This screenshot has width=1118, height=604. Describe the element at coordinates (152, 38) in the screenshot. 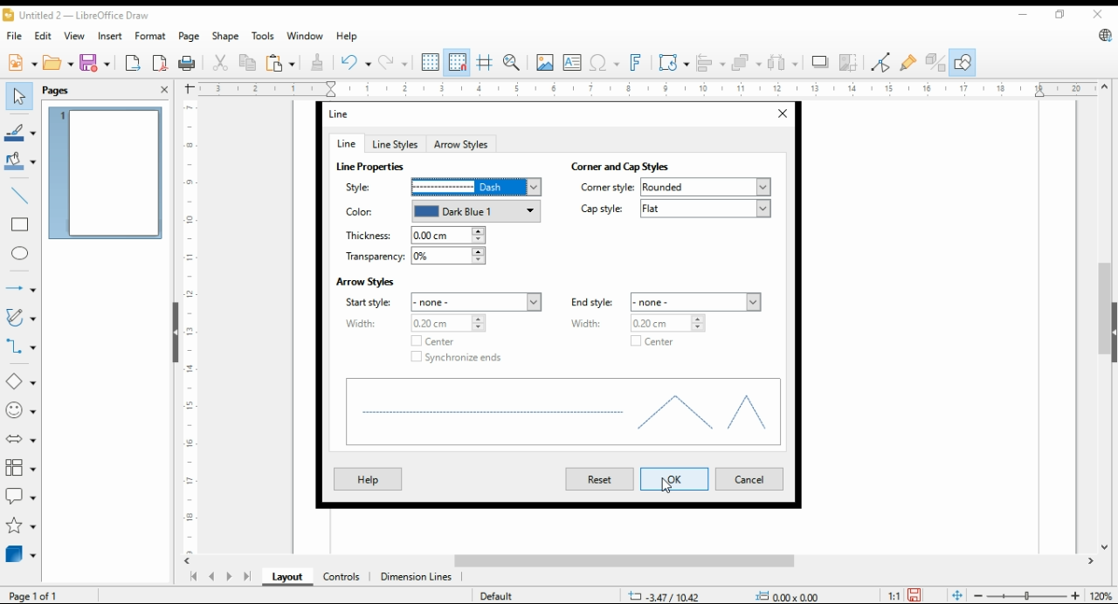

I see `format` at that location.